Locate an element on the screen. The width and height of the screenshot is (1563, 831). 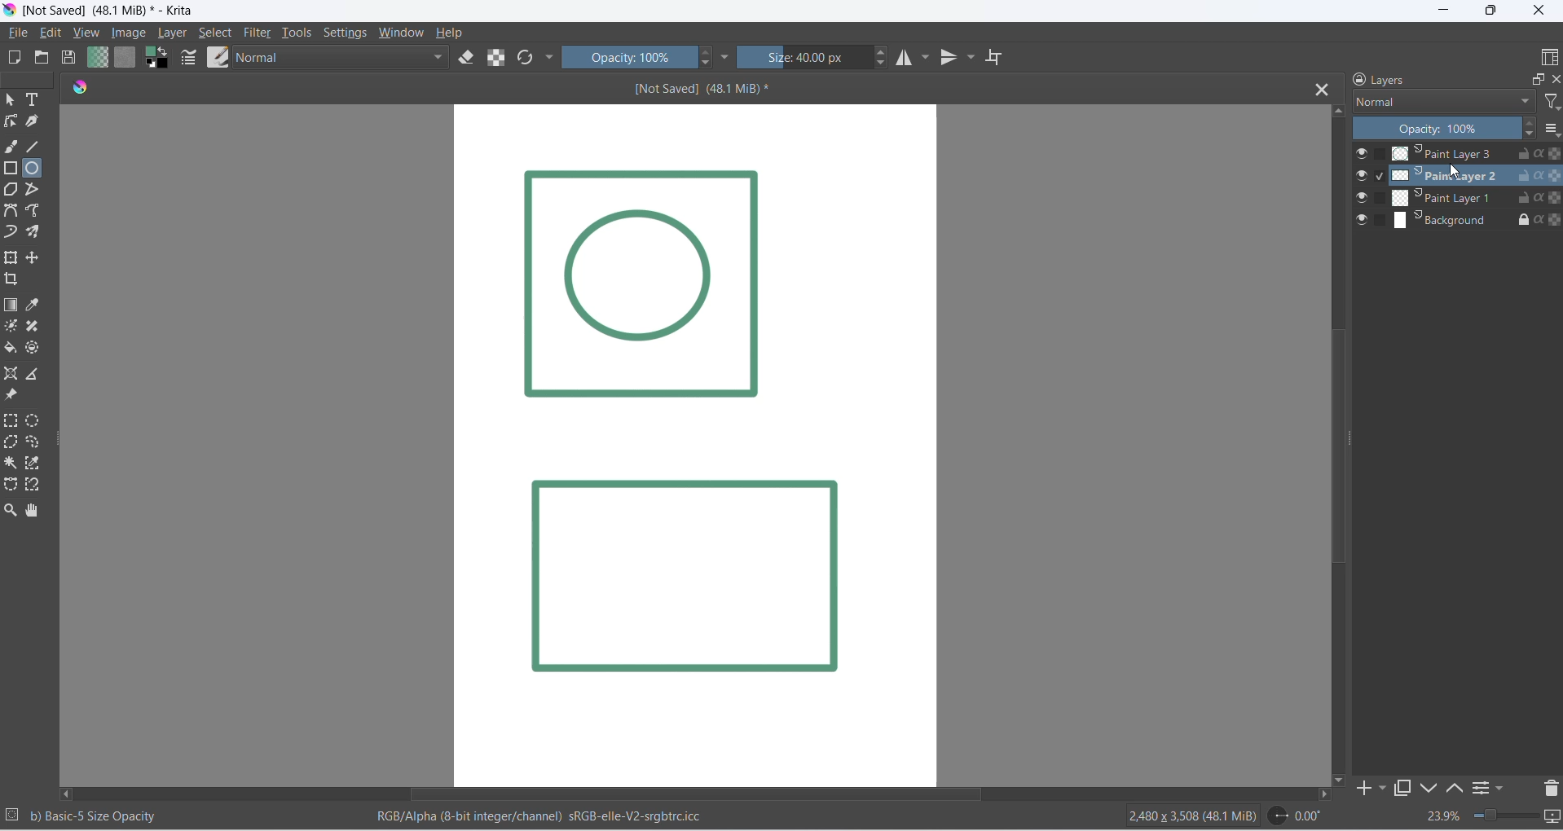
pan tool is located at coordinates (36, 511).